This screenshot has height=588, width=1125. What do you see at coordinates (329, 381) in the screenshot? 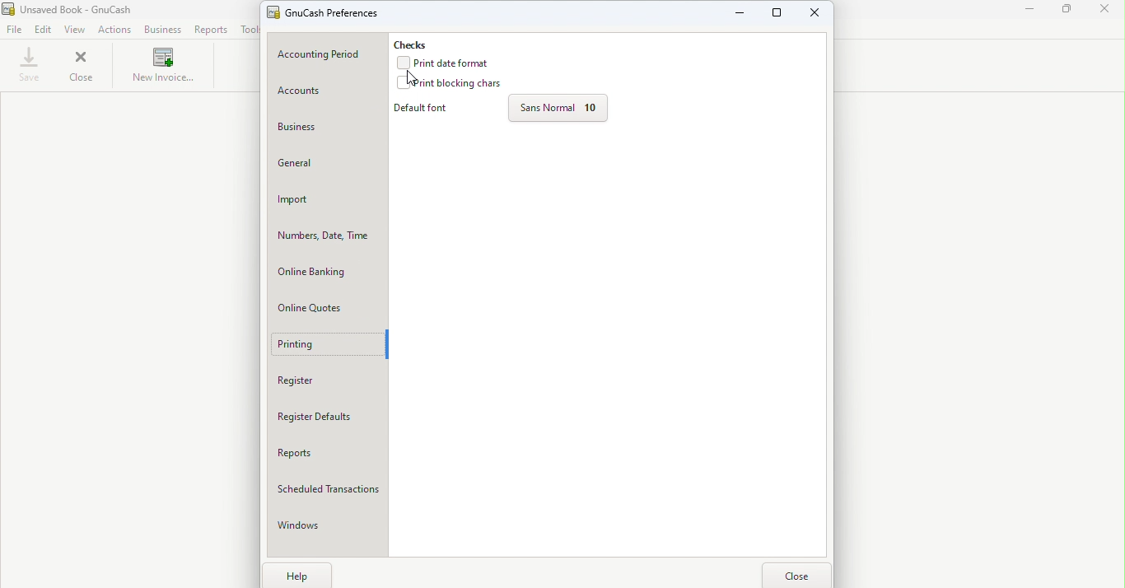
I see `Register` at bounding box center [329, 381].